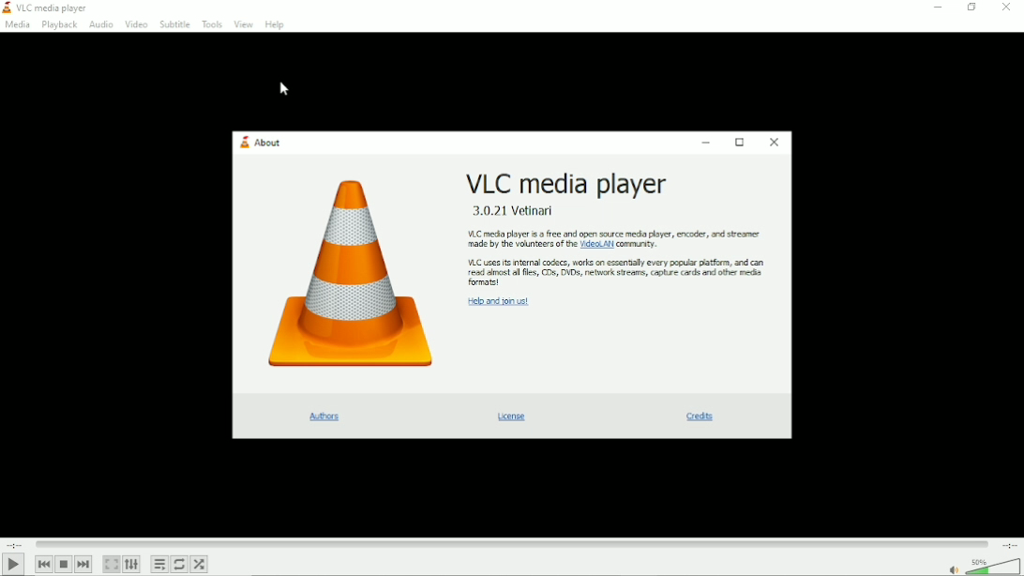 The image size is (1024, 576). I want to click on mute, so click(956, 569).